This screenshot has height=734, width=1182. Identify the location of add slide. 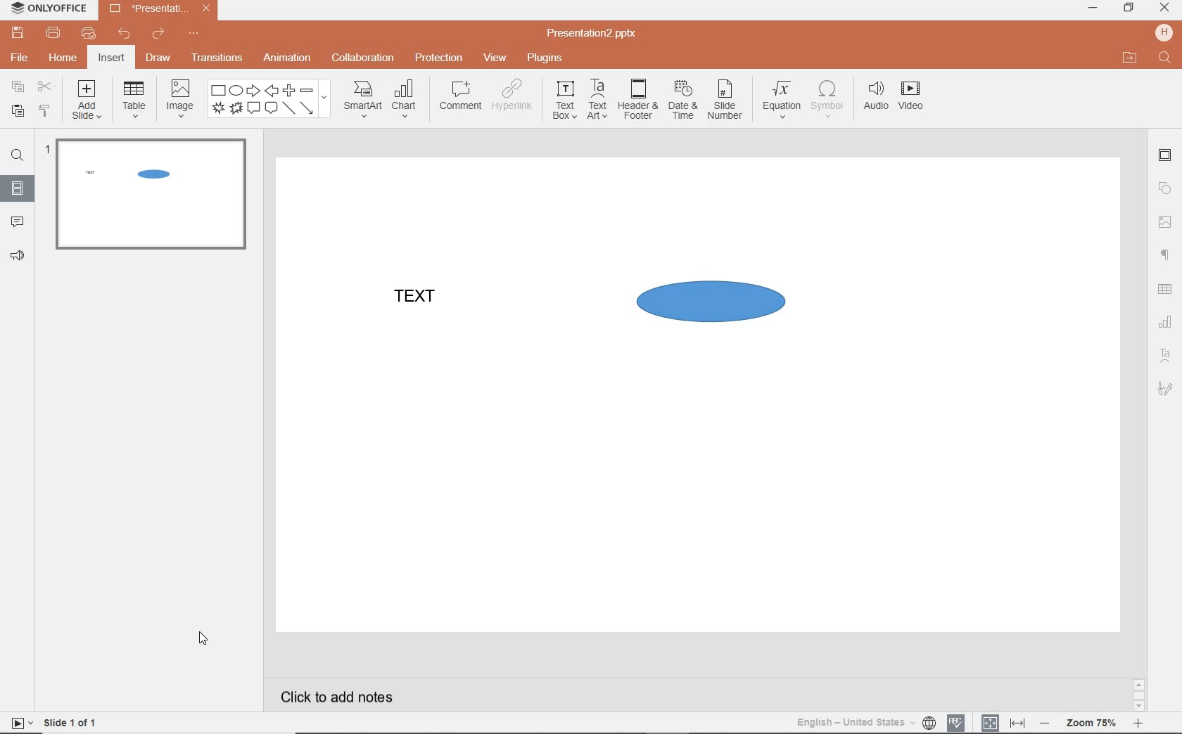
(87, 102).